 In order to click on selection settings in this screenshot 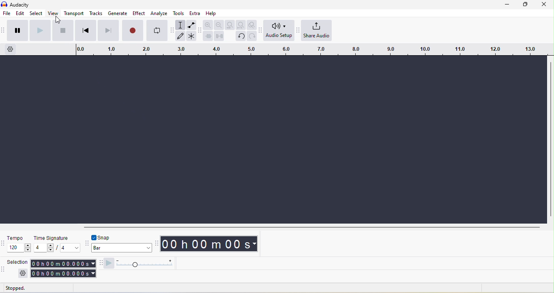, I will do `click(23, 274)`.